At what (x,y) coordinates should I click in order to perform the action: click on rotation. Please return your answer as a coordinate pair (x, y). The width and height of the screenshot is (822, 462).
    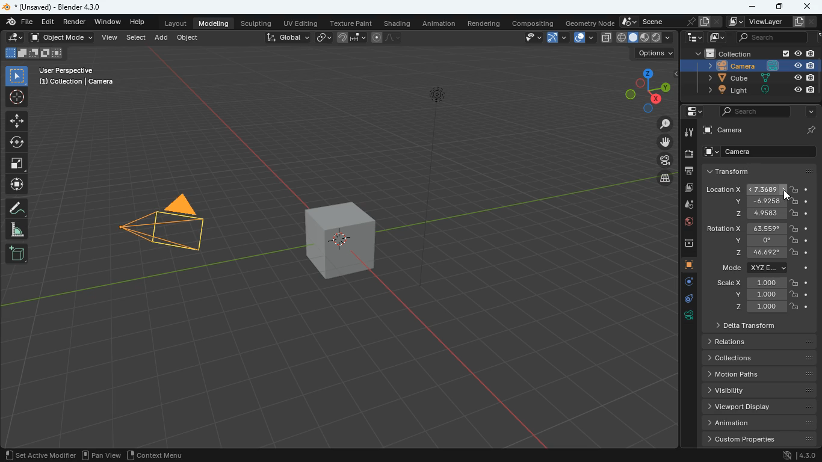
    Looking at the image, I should click on (687, 316).